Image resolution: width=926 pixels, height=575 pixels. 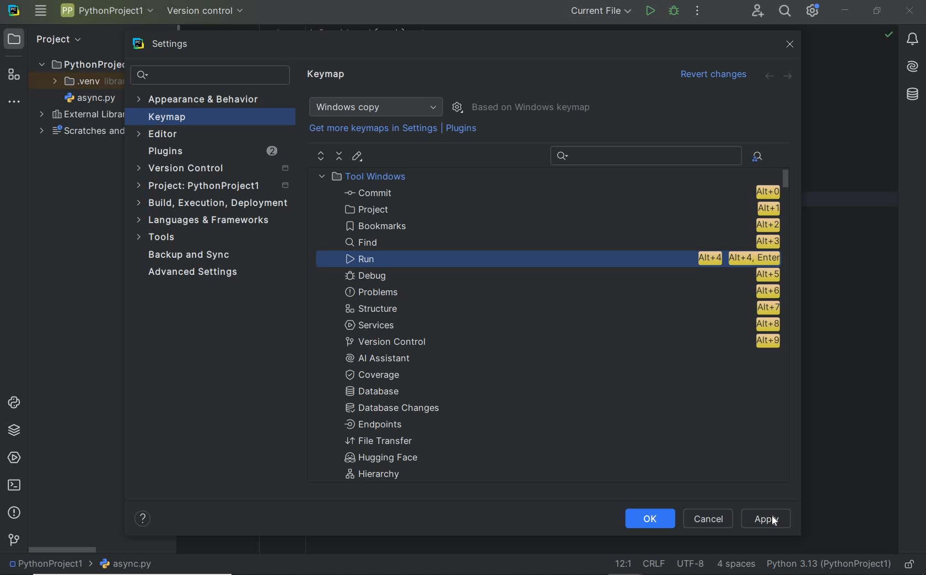 I want to click on Code With Me, so click(x=757, y=11).